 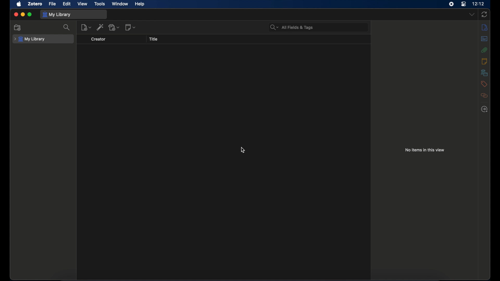 What do you see at coordinates (472, 14) in the screenshot?
I see `drop-down` at bounding box center [472, 14].